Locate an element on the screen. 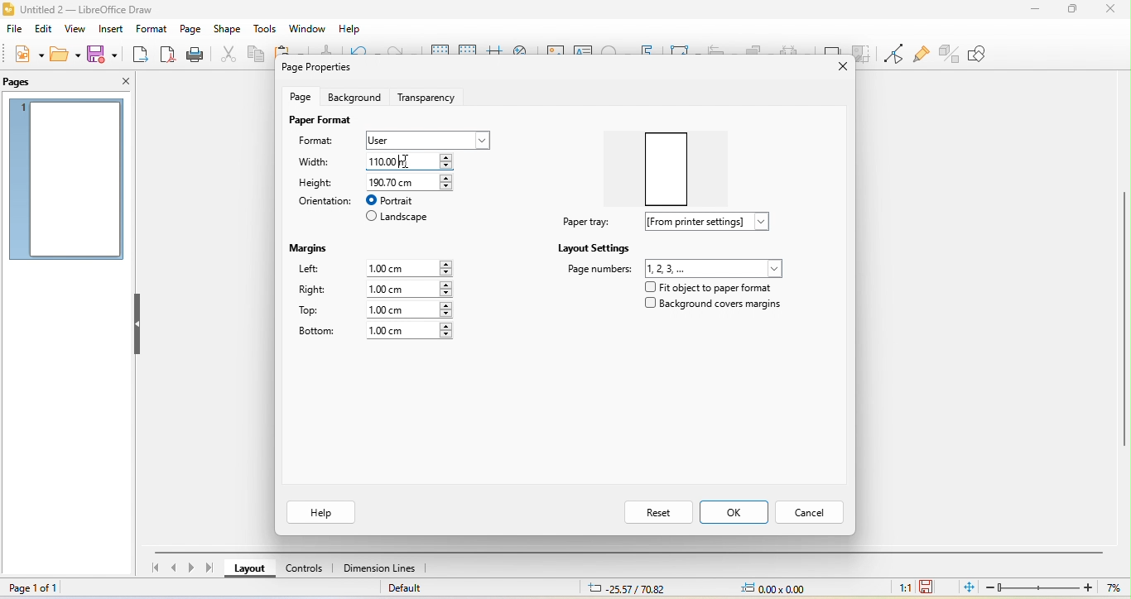 The image size is (1131, 599). next page is located at coordinates (194, 568).